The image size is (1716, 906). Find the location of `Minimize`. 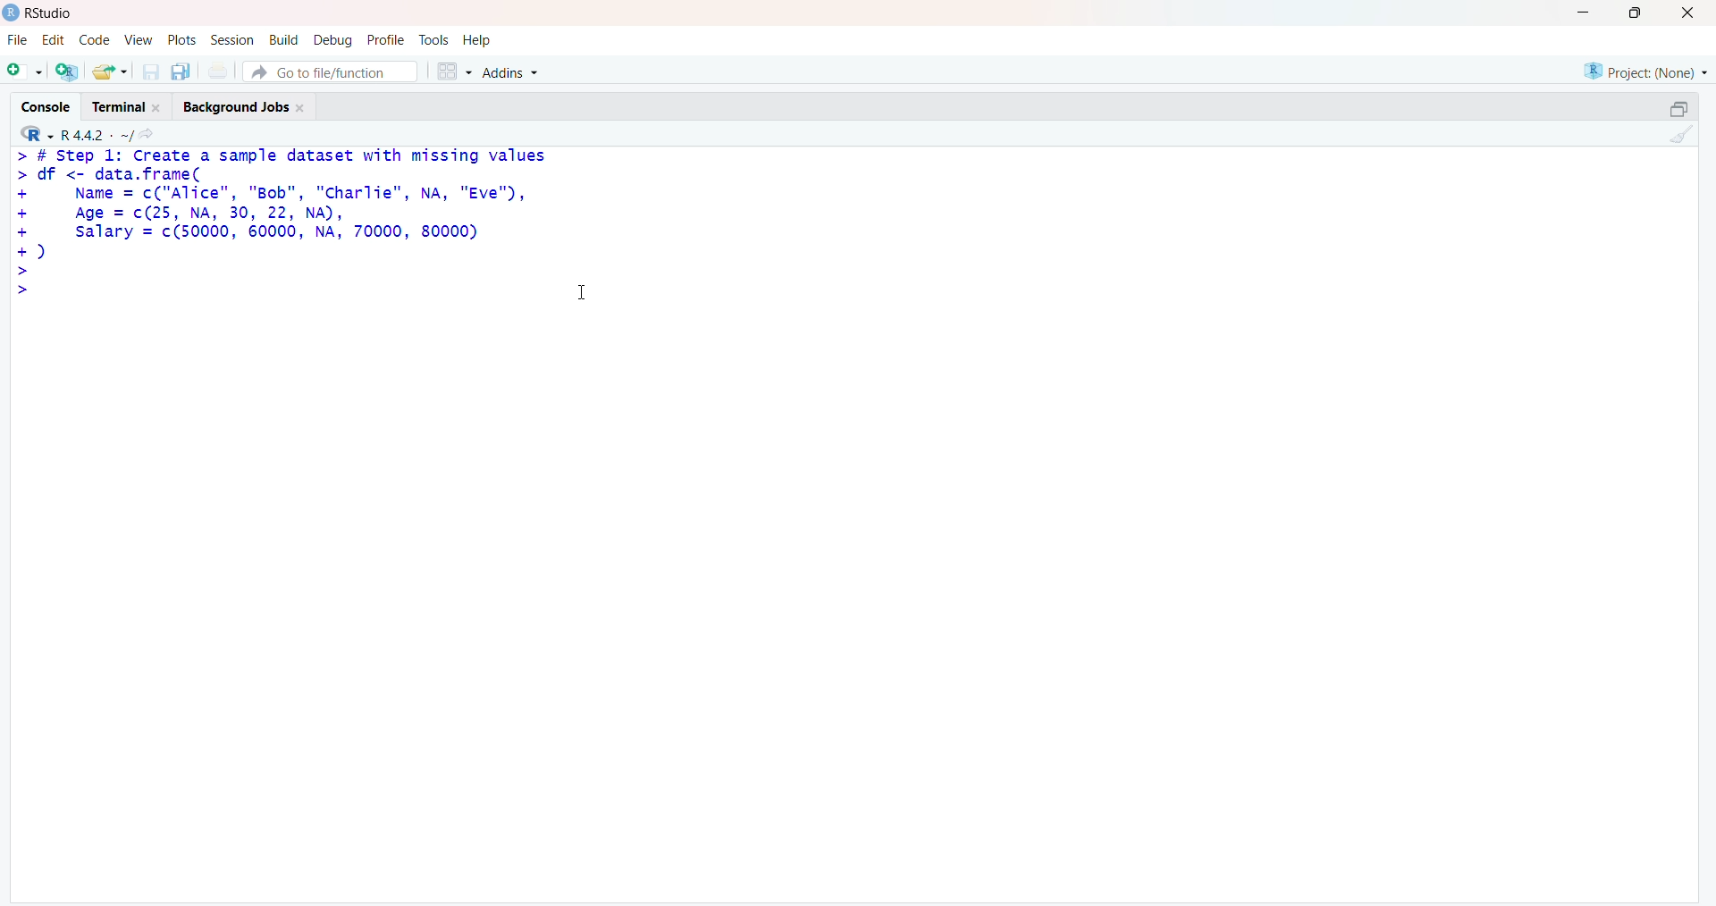

Minimize is located at coordinates (1580, 13).